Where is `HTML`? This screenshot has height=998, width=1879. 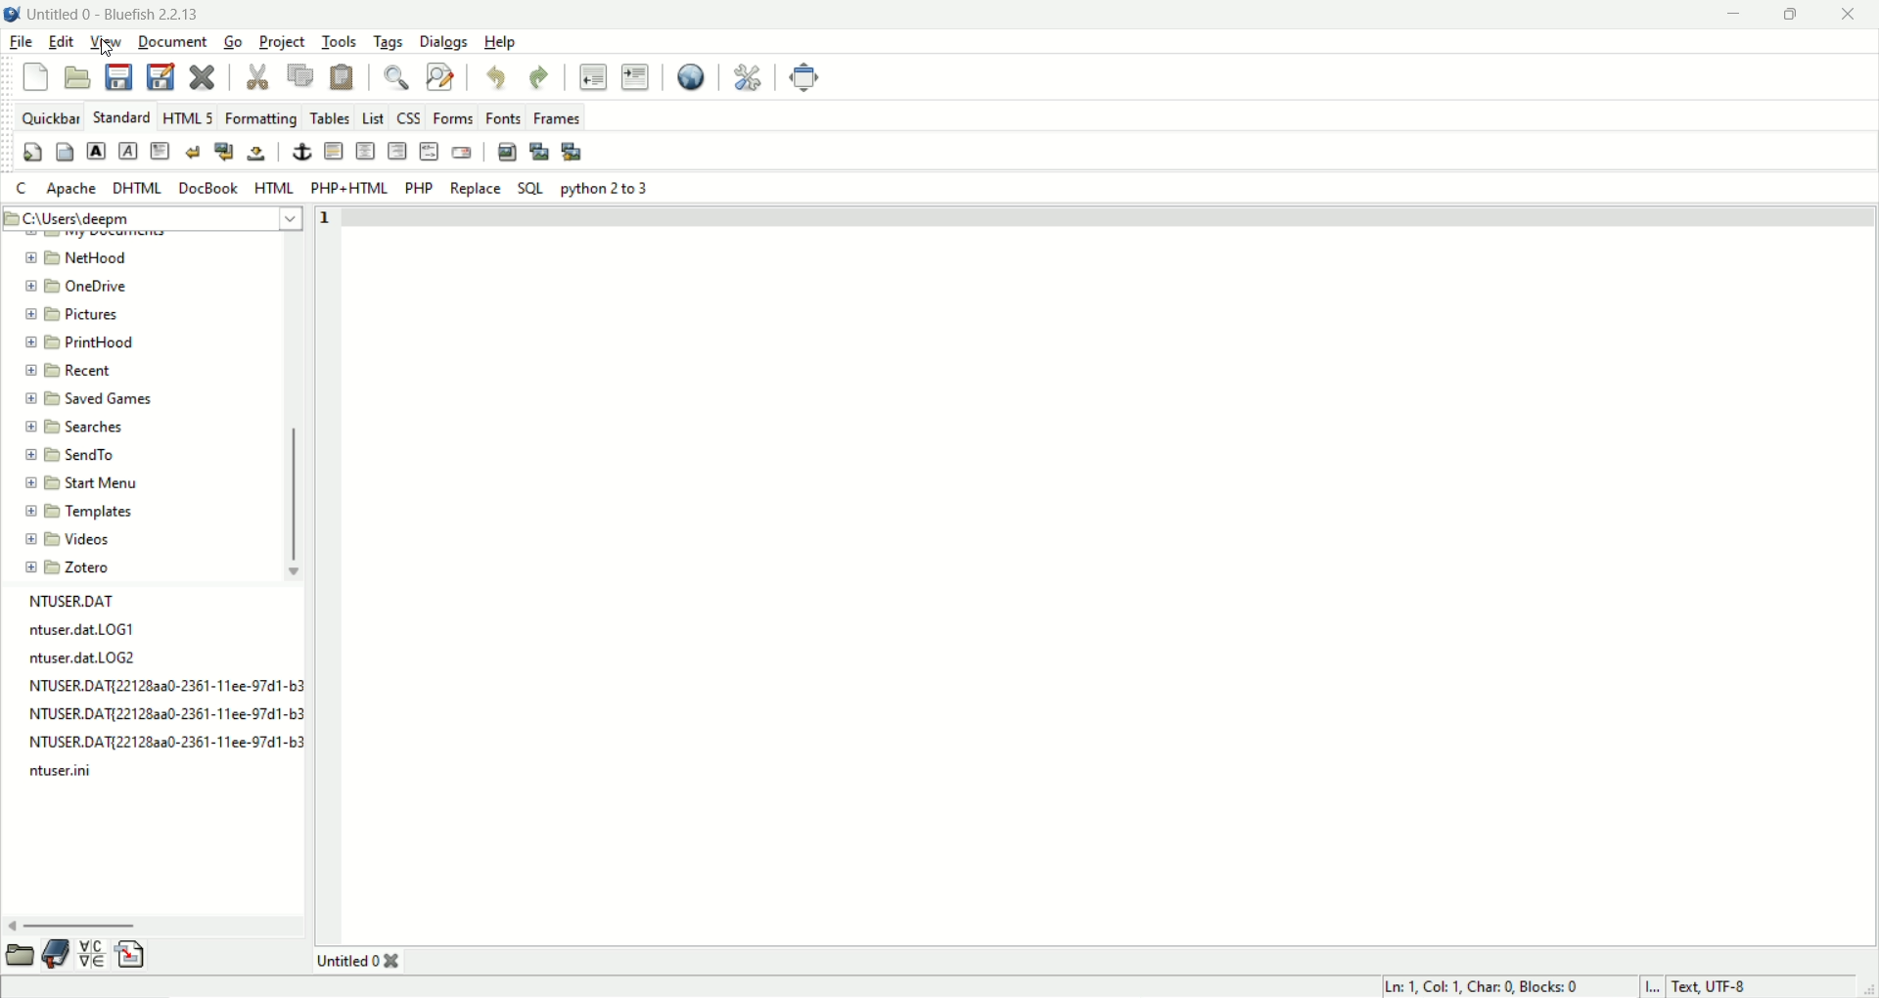 HTML is located at coordinates (279, 187).